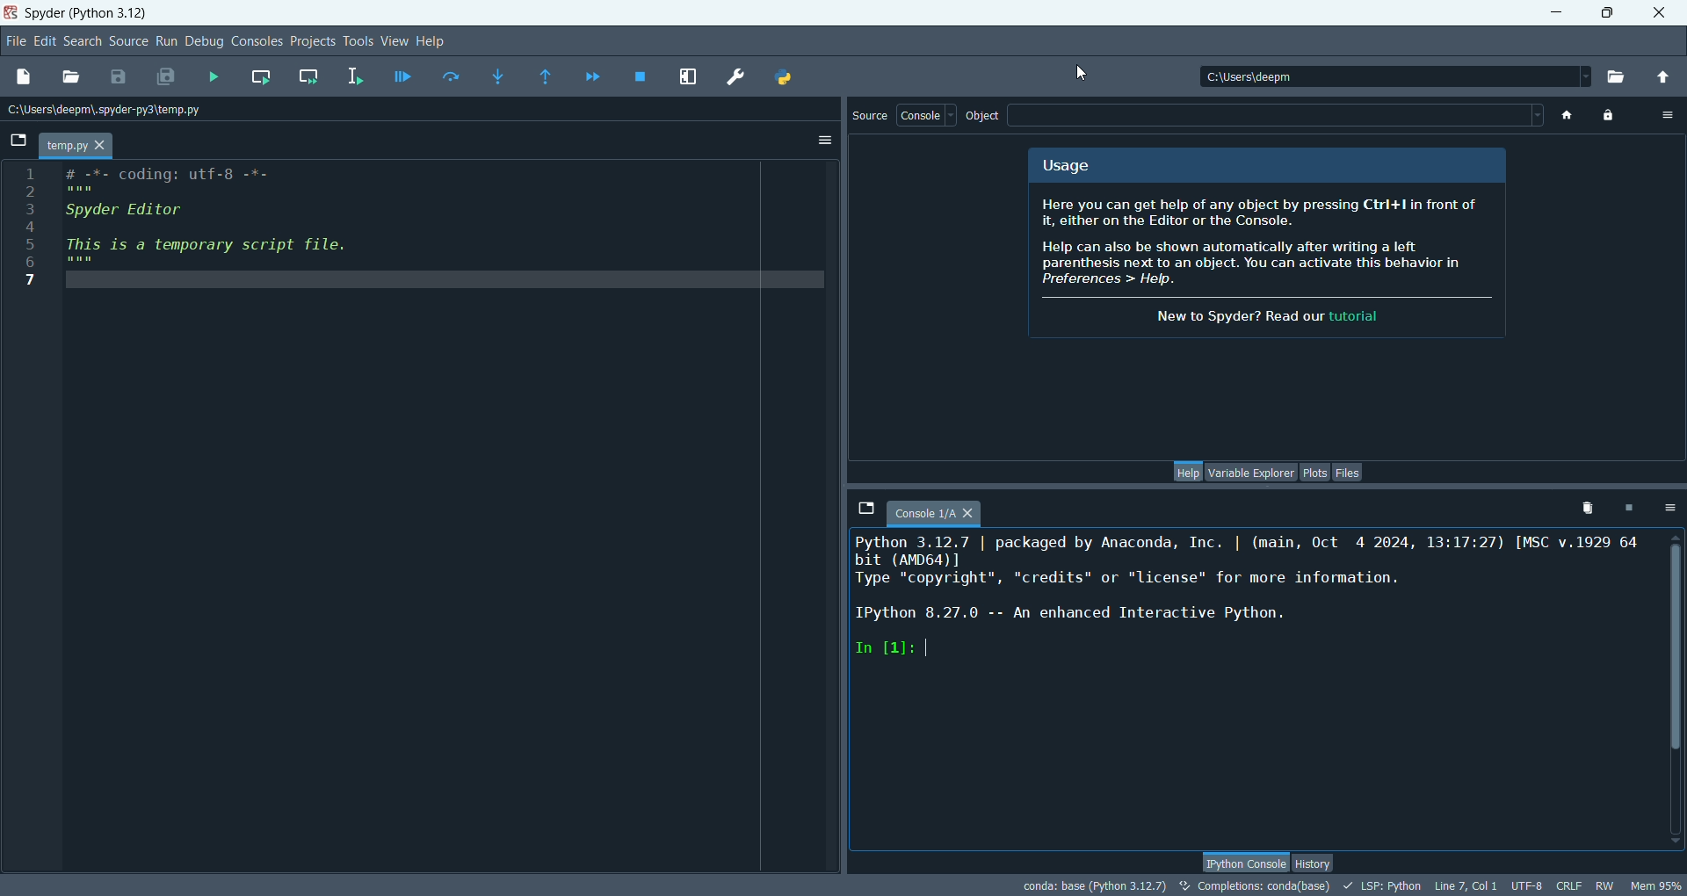 The height and width of the screenshot is (896, 1687). What do you see at coordinates (865, 508) in the screenshot?
I see `browse tabs` at bounding box center [865, 508].